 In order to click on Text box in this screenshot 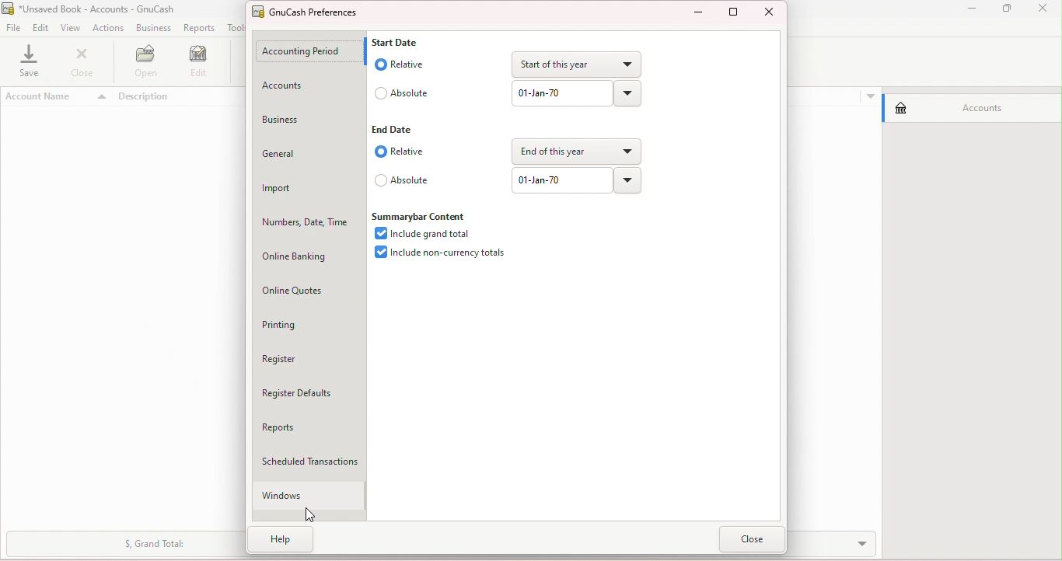, I will do `click(562, 96)`.